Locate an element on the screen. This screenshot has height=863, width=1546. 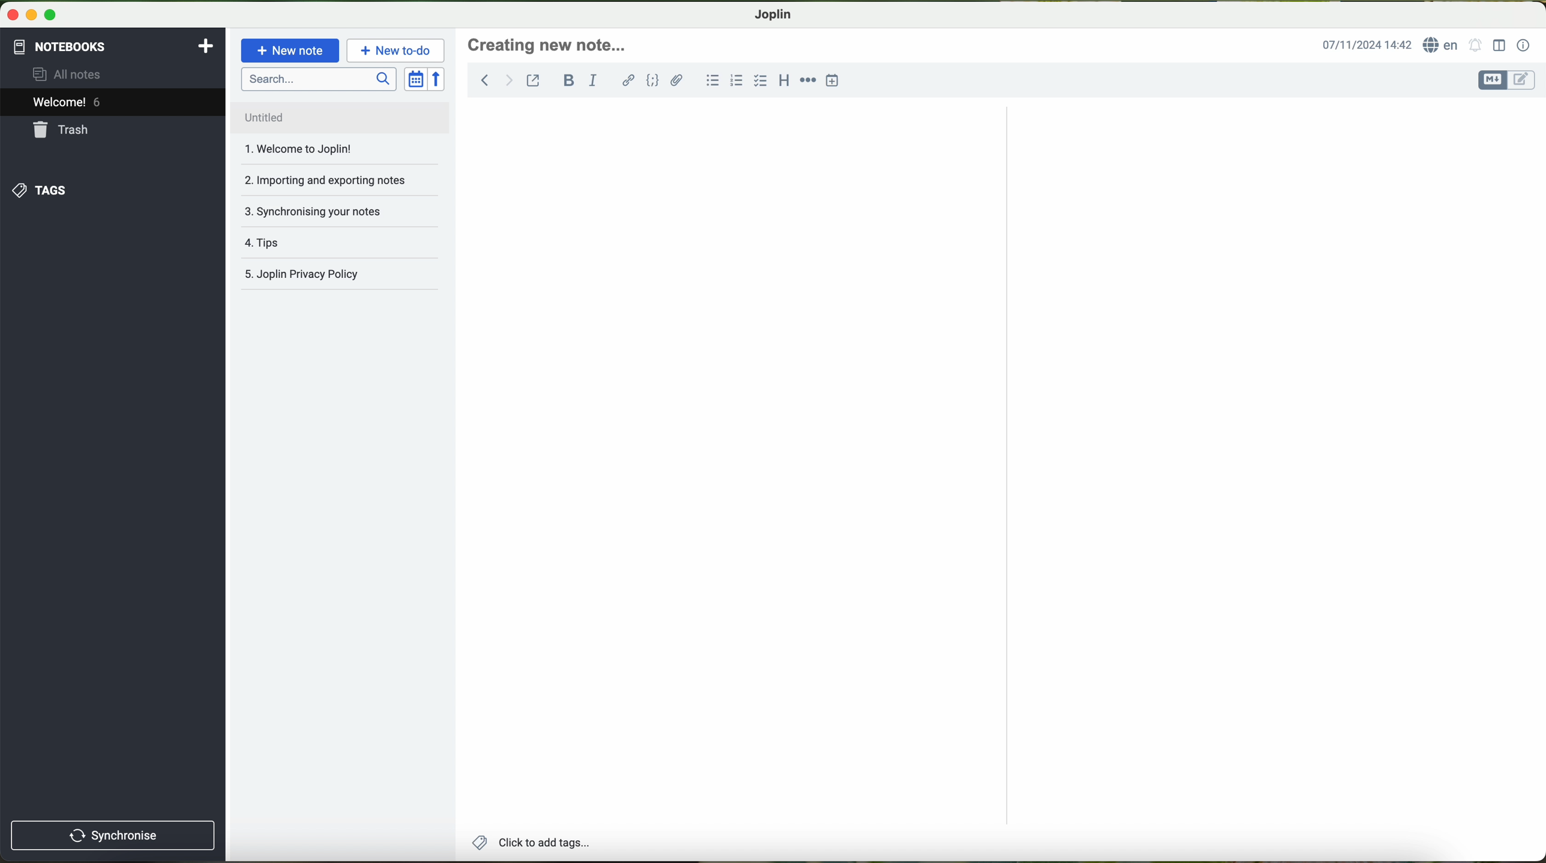
trash is located at coordinates (114, 131).